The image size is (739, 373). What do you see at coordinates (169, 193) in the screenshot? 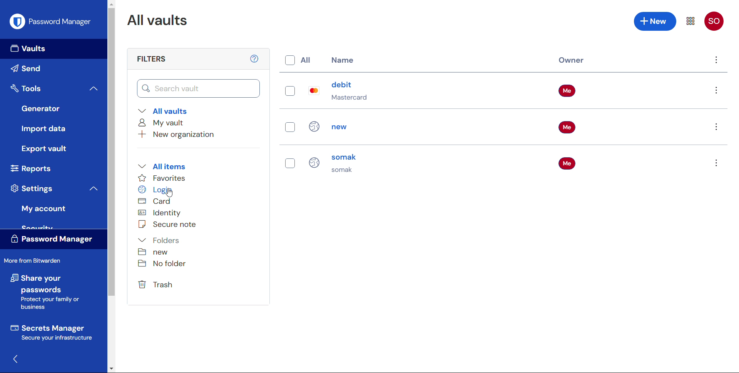
I see `Cursor ` at bounding box center [169, 193].